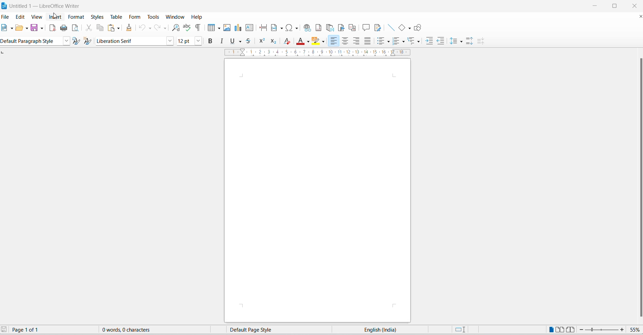  What do you see at coordinates (389, 42) in the screenshot?
I see `toggle unordered list` at bounding box center [389, 42].